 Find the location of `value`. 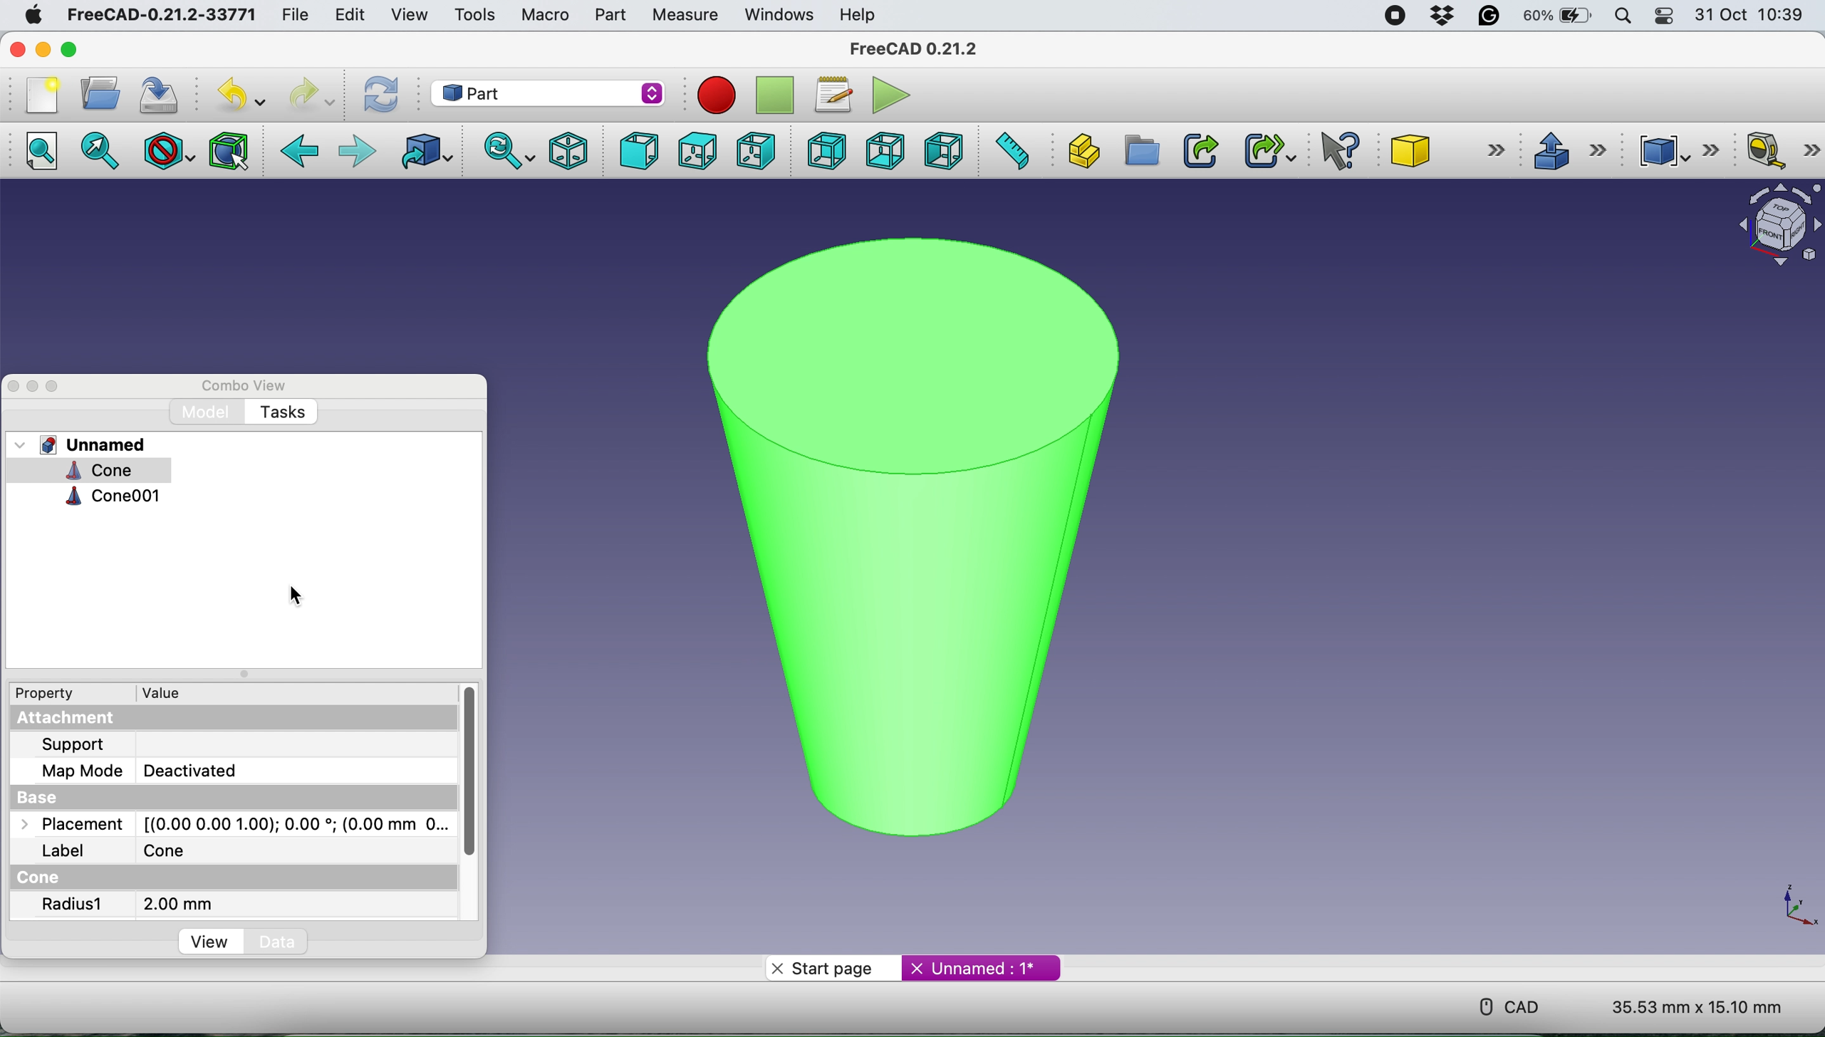

value is located at coordinates (170, 692).